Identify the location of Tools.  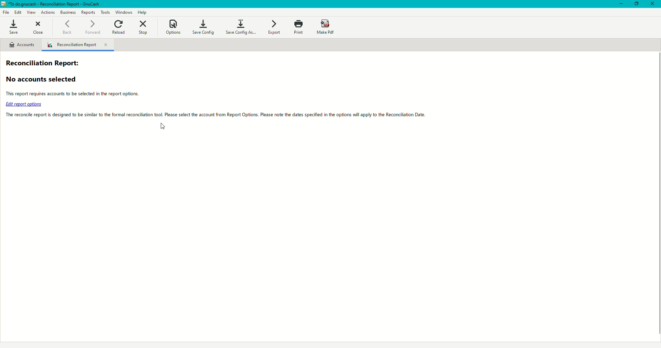
(106, 13).